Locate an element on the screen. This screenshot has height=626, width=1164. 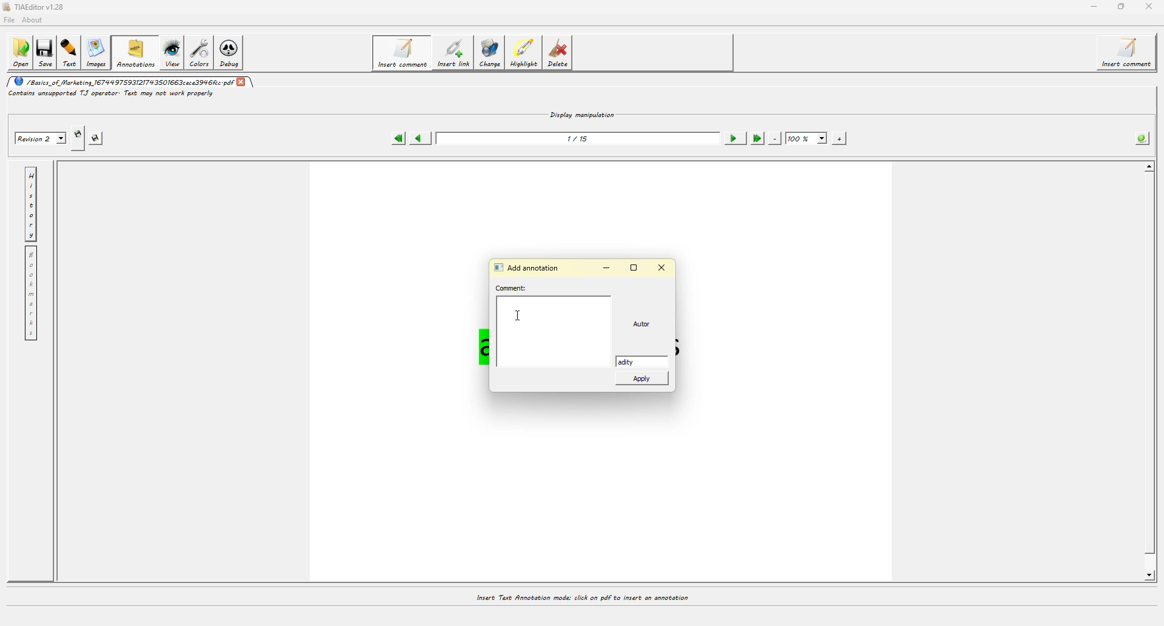
insert comment is located at coordinates (1129, 53).